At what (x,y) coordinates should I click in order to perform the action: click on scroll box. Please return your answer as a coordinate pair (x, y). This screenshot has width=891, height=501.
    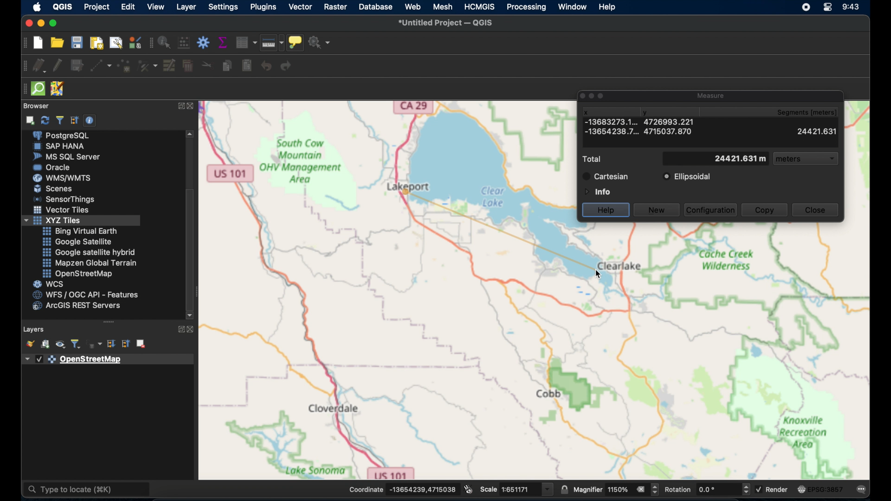
    Looking at the image, I should click on (191, 247).